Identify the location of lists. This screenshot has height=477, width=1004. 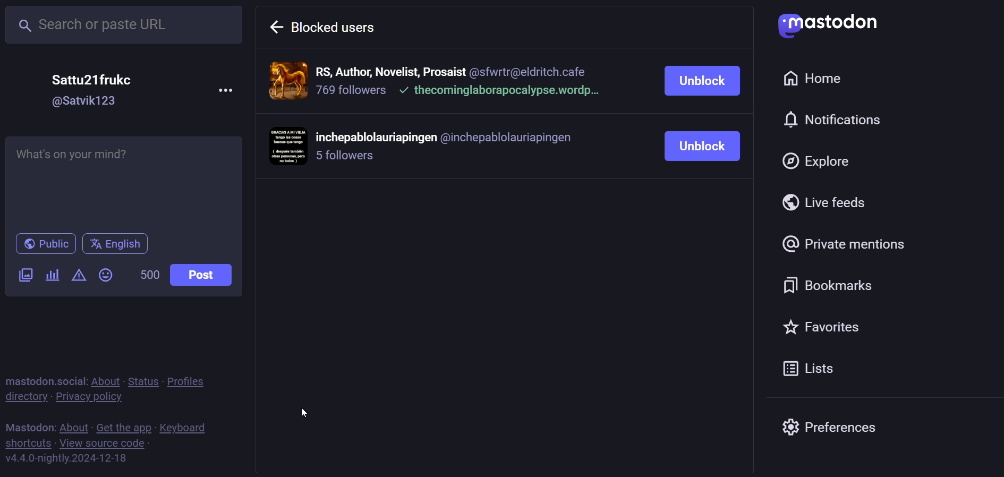
(821, 367).